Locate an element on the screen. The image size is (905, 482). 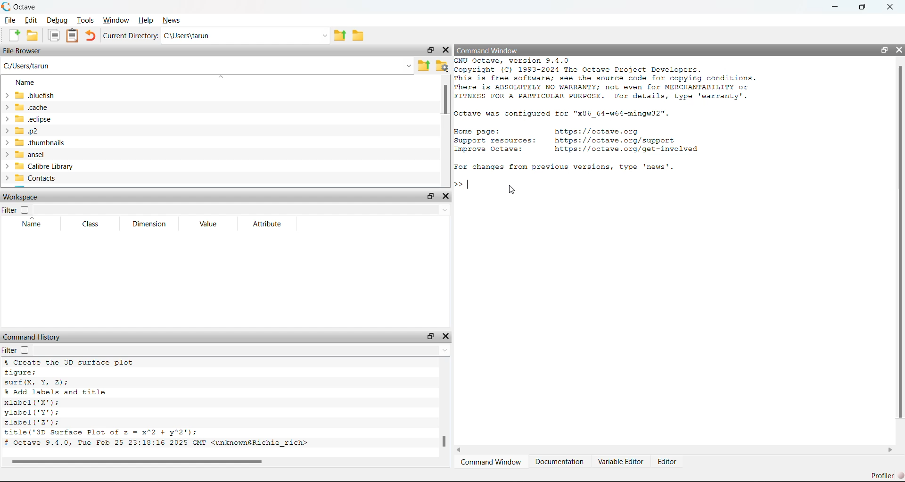
bluefish is located at coordinates (29, 96).